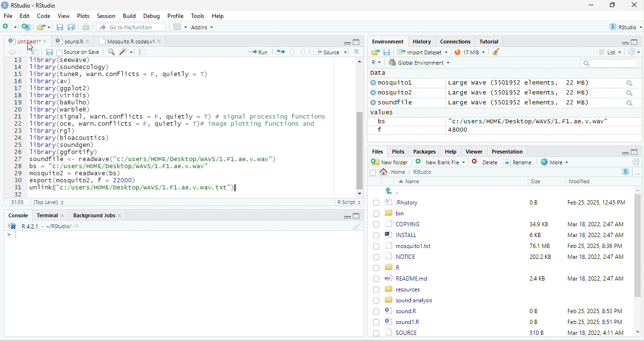 This screenshot has width=644, height=341. Describe the element at coordinates (175, 16) in the screenshot. I see `Profile` at that location.